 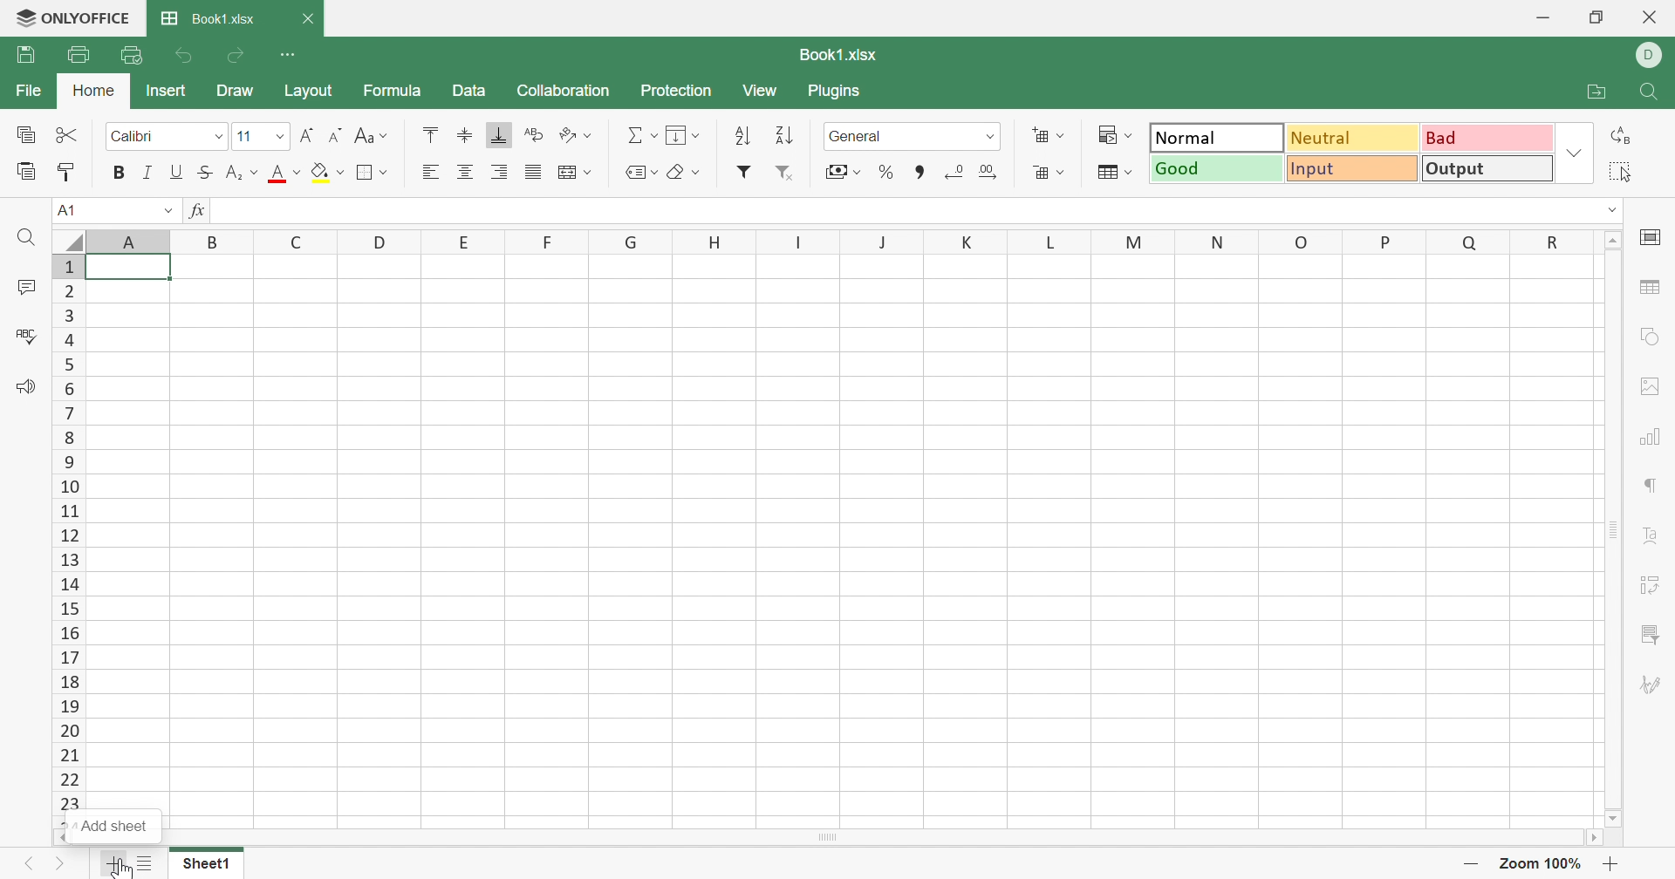 What do you see at coordinates (951, 169) in the screenshot?
I see `Decrease decimal` at bounding box center [951, 169].